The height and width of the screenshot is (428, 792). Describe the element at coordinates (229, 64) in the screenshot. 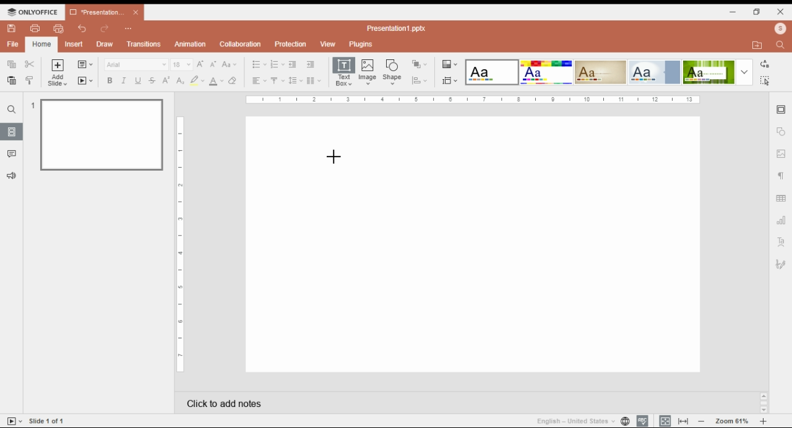

I see `change case` at that location.